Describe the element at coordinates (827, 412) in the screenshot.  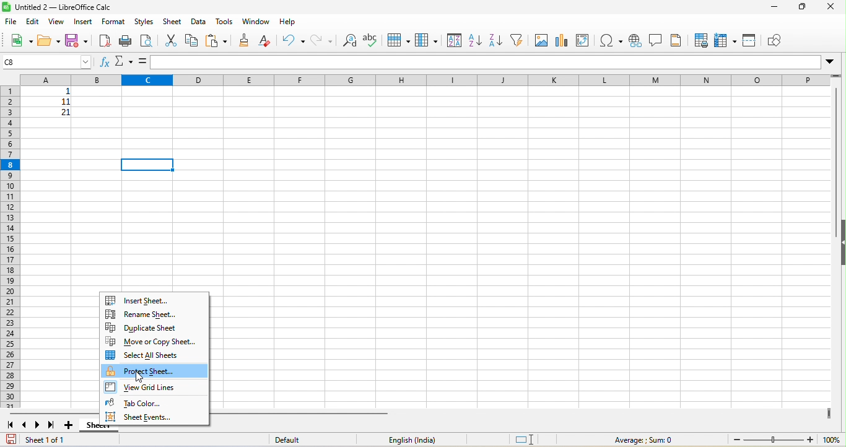
I see `drag to view more columns` at that location.